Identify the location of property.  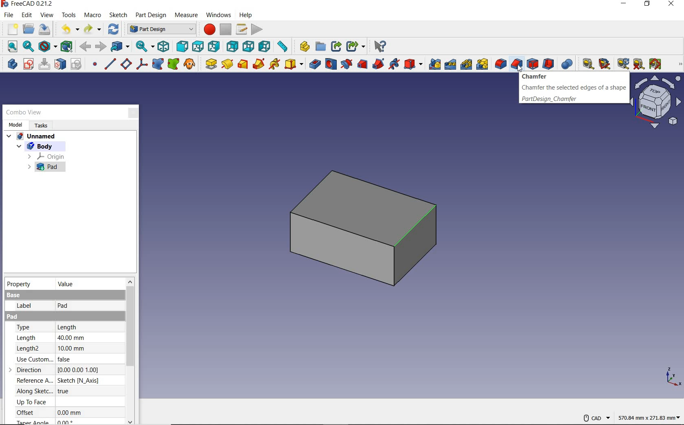
(20, 283).